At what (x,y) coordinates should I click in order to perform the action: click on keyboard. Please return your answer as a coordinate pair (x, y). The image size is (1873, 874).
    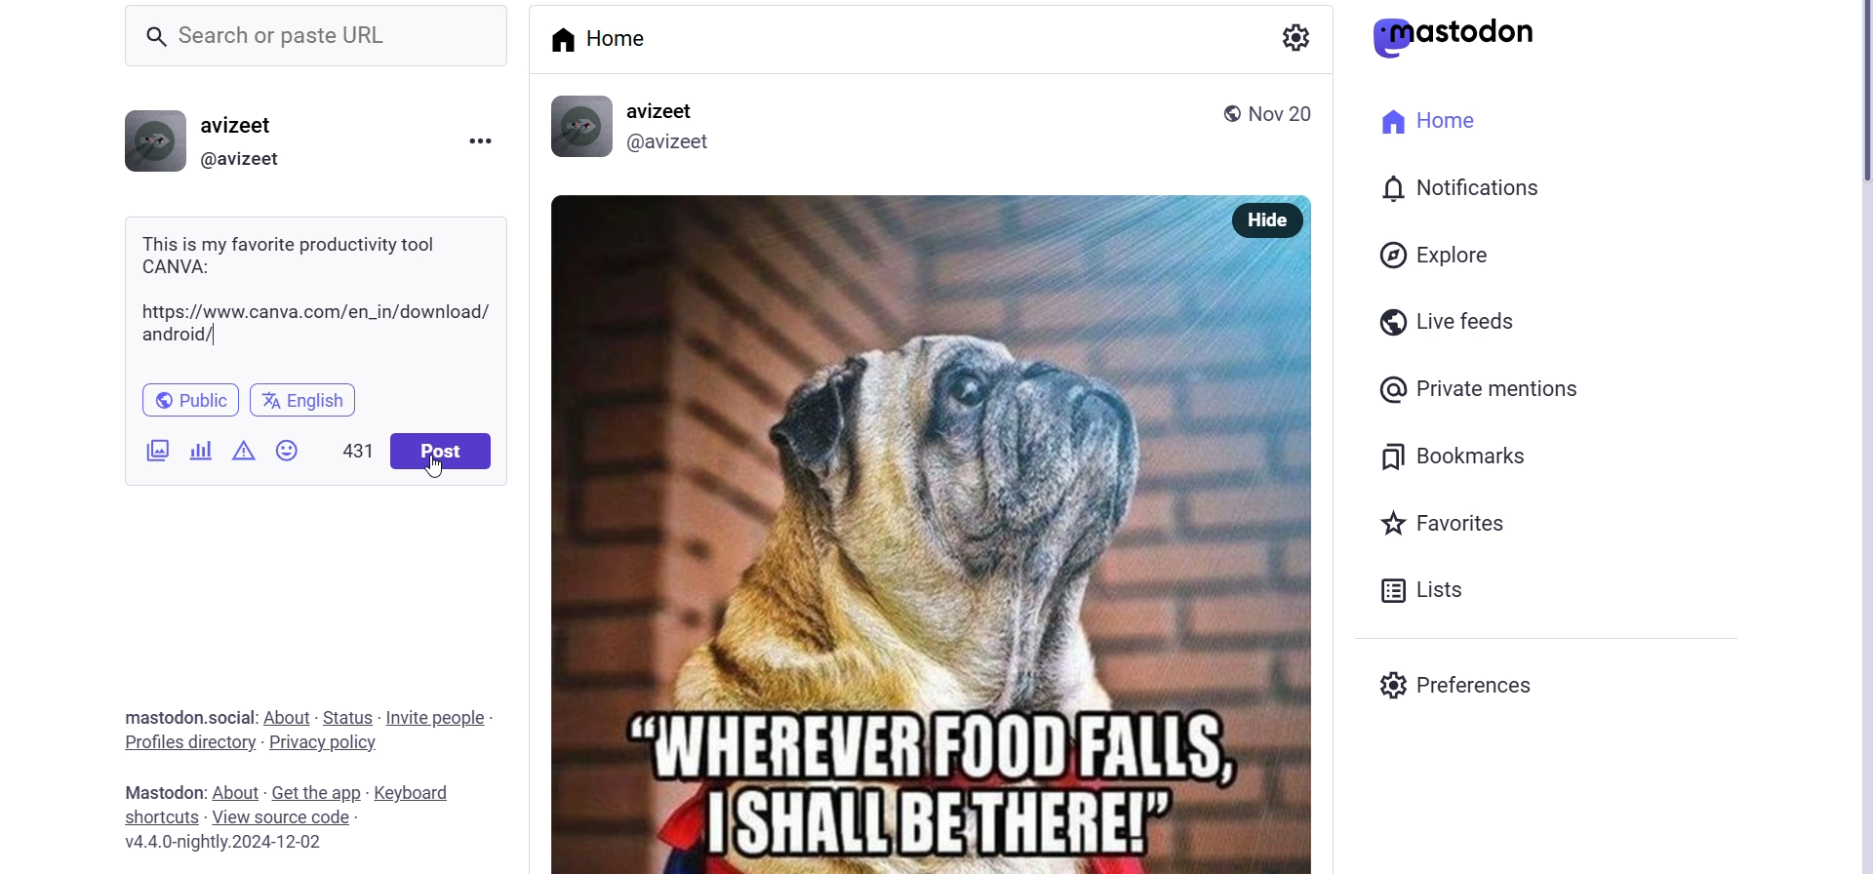
    Looking at the image, I should click on (411, 794).